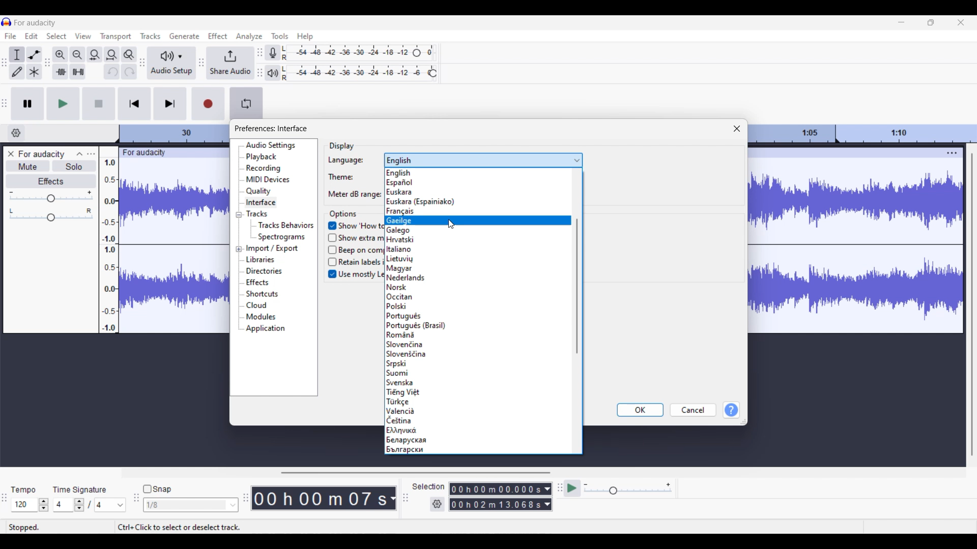  Describe the element at coordinates (406, 315) in the screenshot. I see `Portugués` at that location.